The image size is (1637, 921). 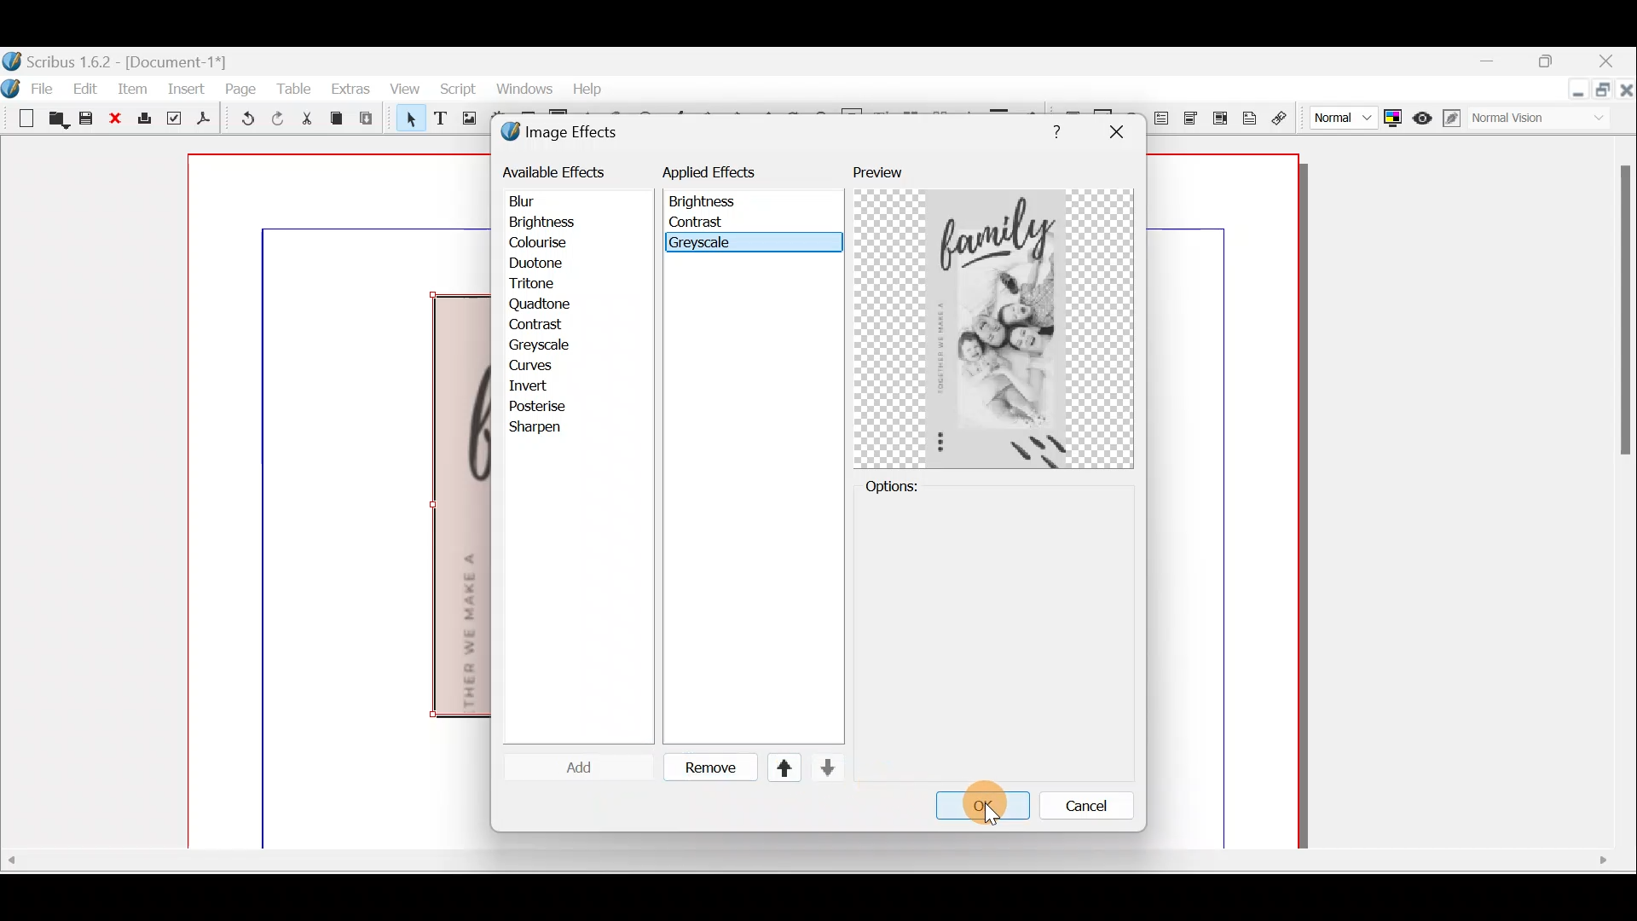 I want to click on maximise, so click(x=1551, y=63).